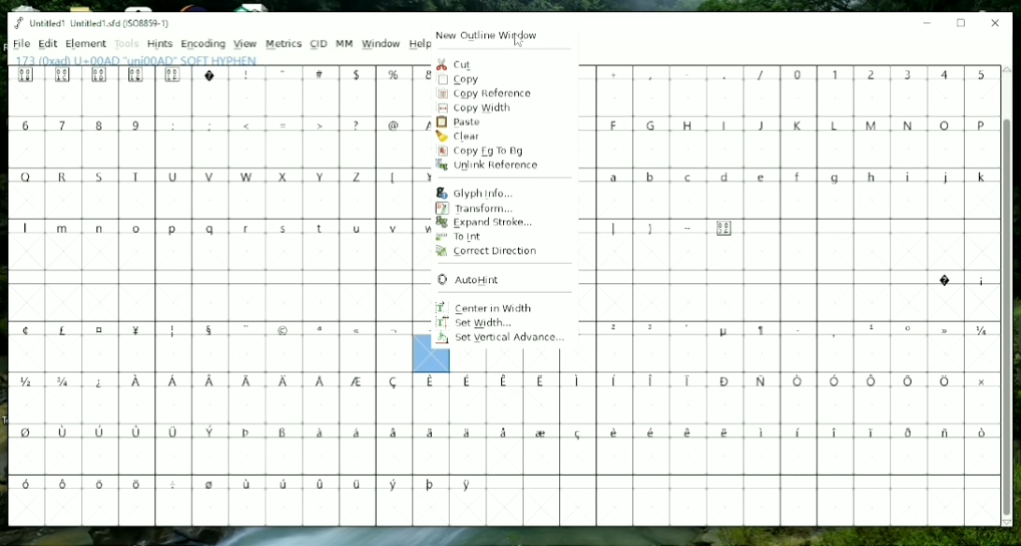 The image size is (1021, 546). What do you see at coordinates (288, 125) in the screenshot?
I see `Symbols` at bounding box center [288, 125].